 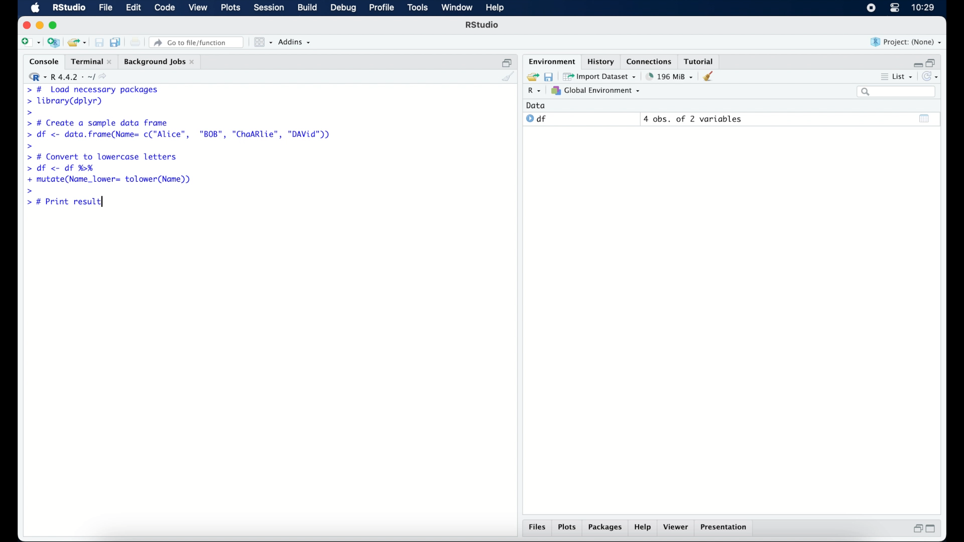 What do you see at coordinates (159, 62) in the screenshot?
I see `background jobs` at bounding box center [159, 62].